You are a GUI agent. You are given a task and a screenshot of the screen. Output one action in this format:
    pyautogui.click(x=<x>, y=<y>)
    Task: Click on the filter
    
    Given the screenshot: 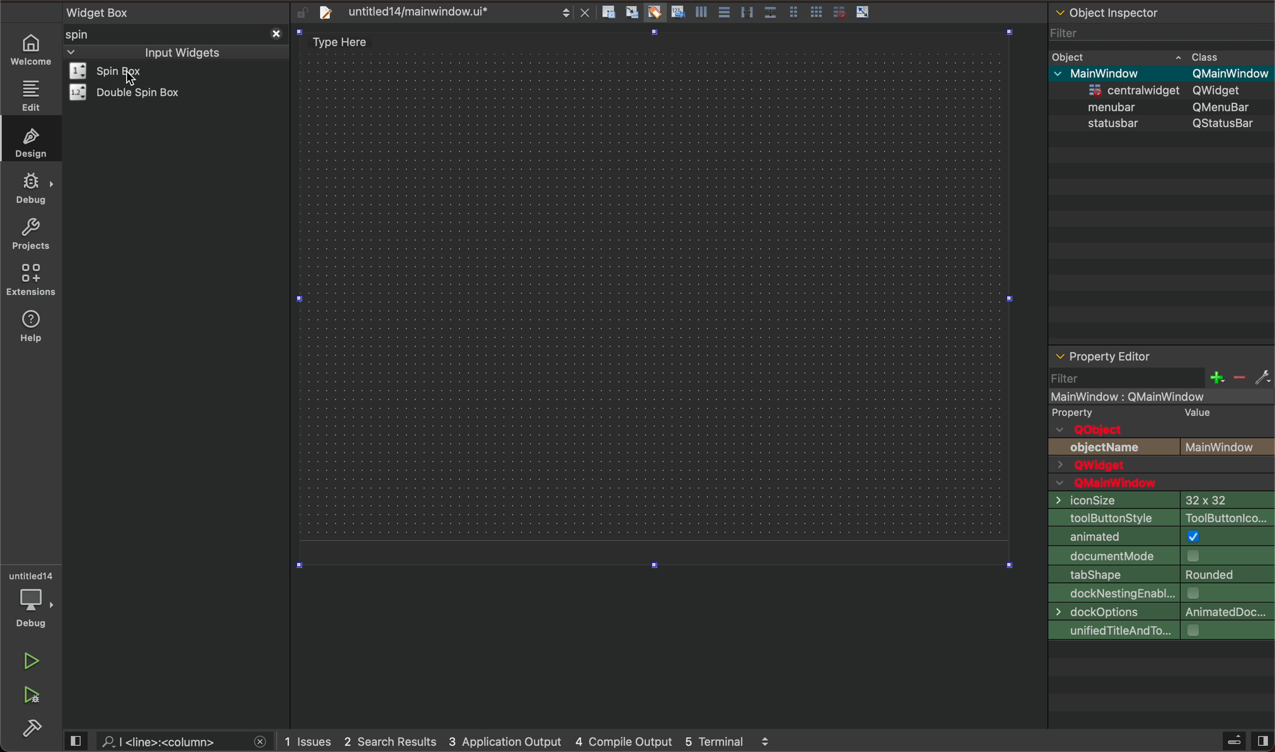 What is the action you would take?
    pyautogui.click(x=1162, y=378)
    